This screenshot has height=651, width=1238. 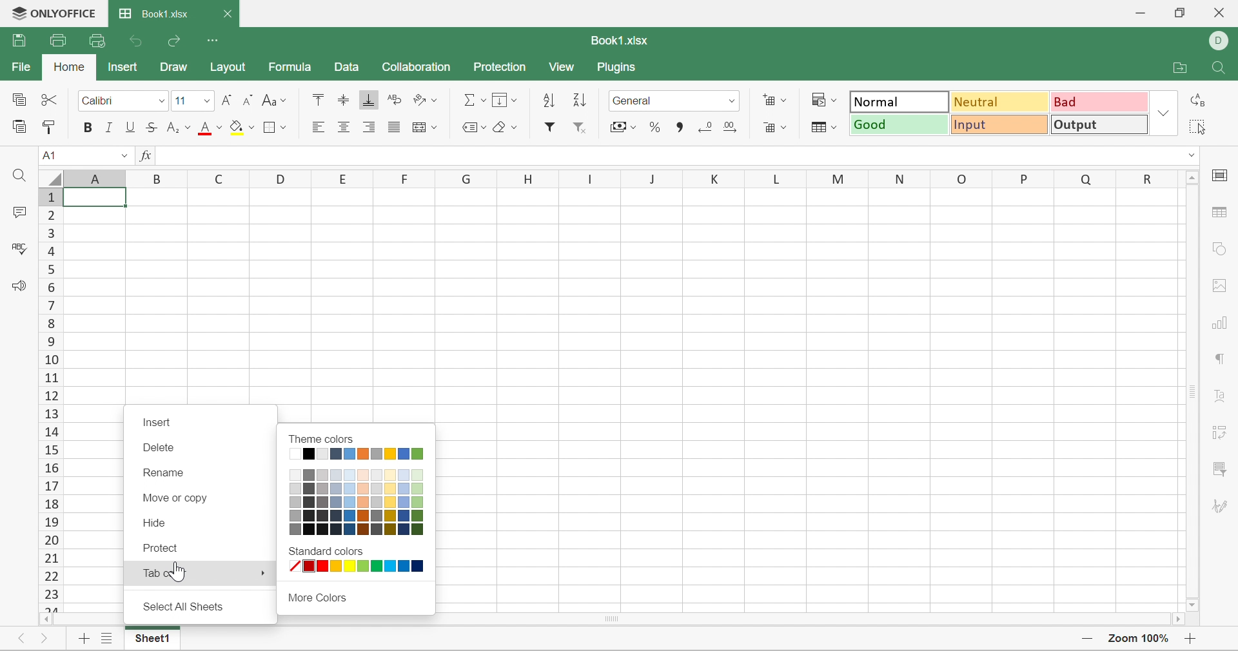 I want to click on Find, so click(x=1220, y=68).